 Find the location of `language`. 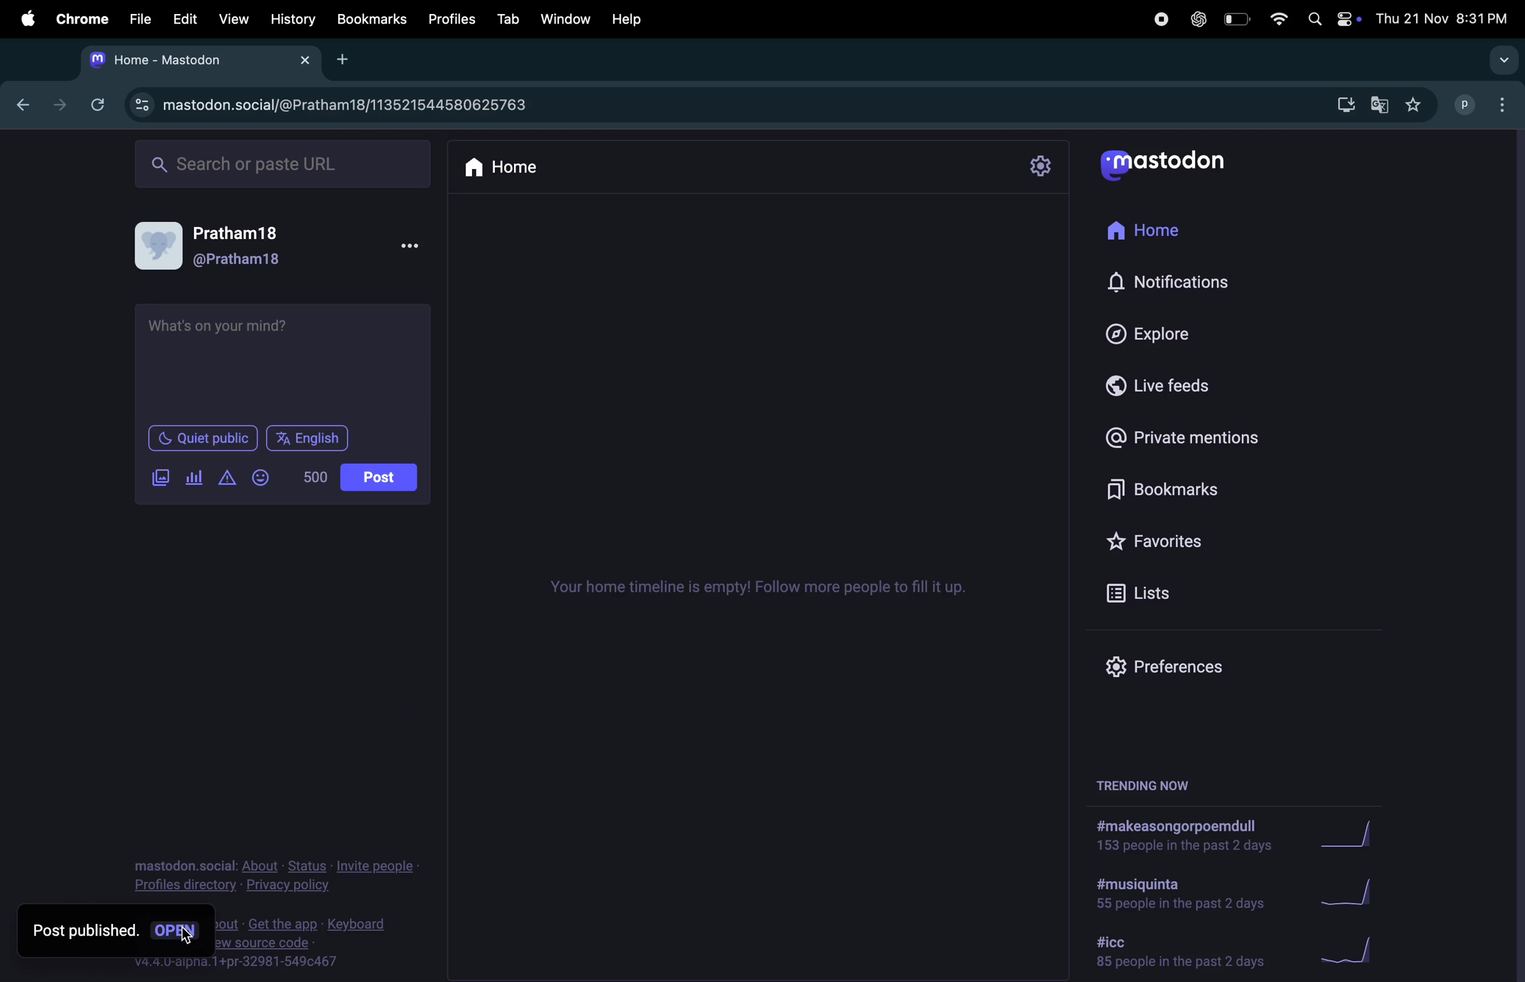

language is located at coordinates (312, 436).